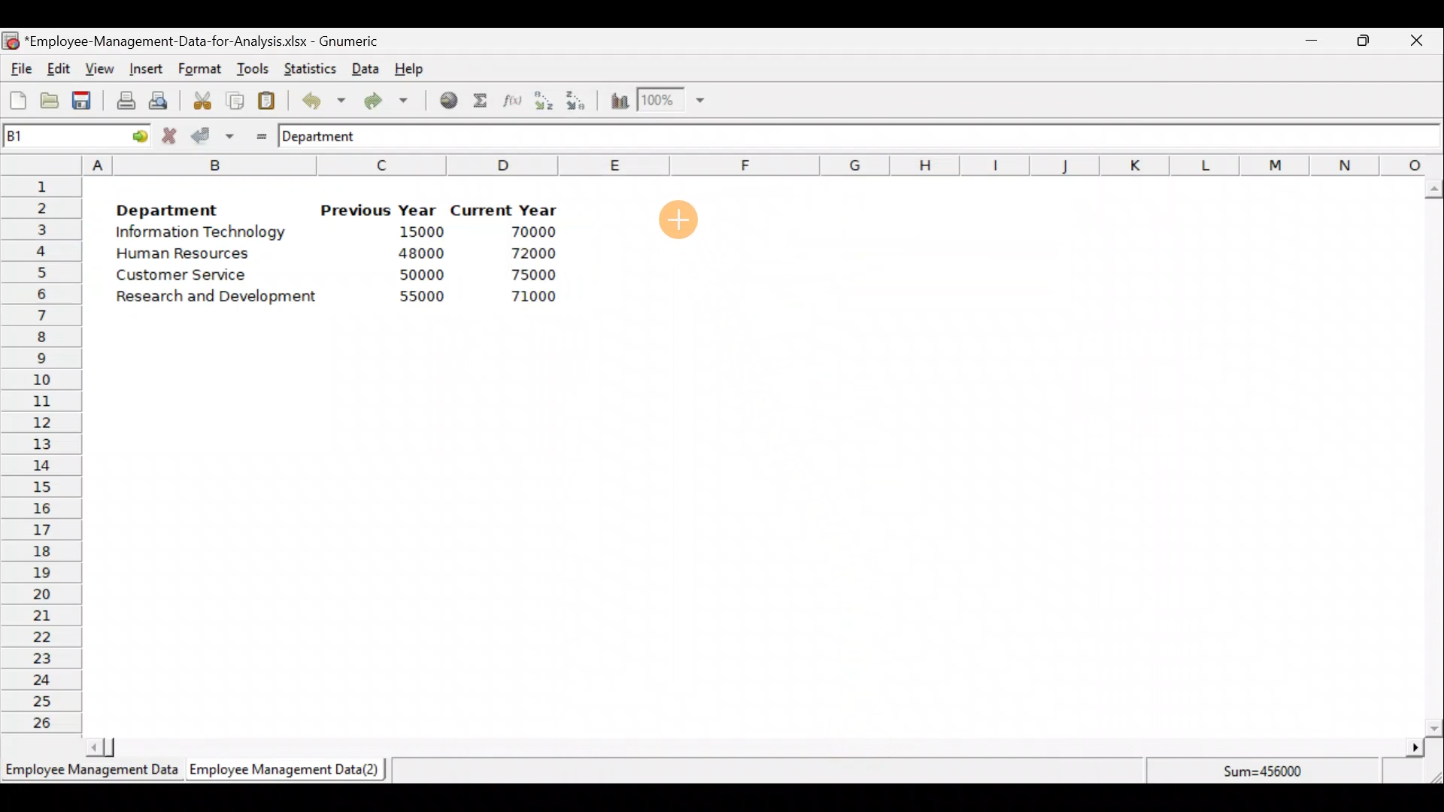  I want to click on Sum=456000, so click(1271, 774).